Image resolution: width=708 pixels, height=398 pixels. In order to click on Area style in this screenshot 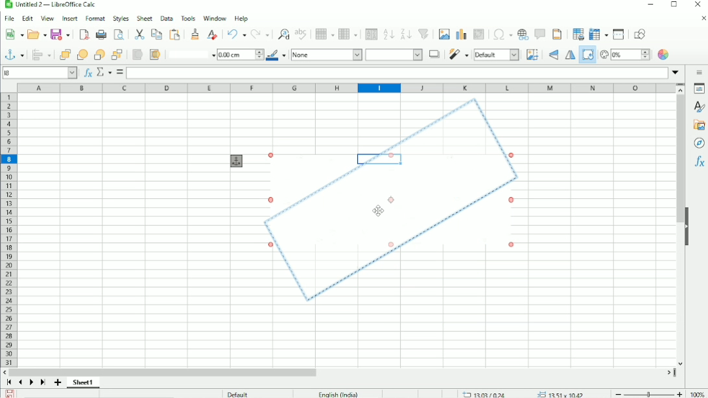, I will do `click(394, 54)`.